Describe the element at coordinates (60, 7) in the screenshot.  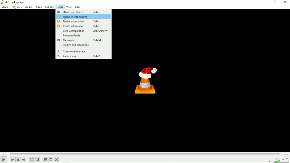
I see `Tools` at that location.